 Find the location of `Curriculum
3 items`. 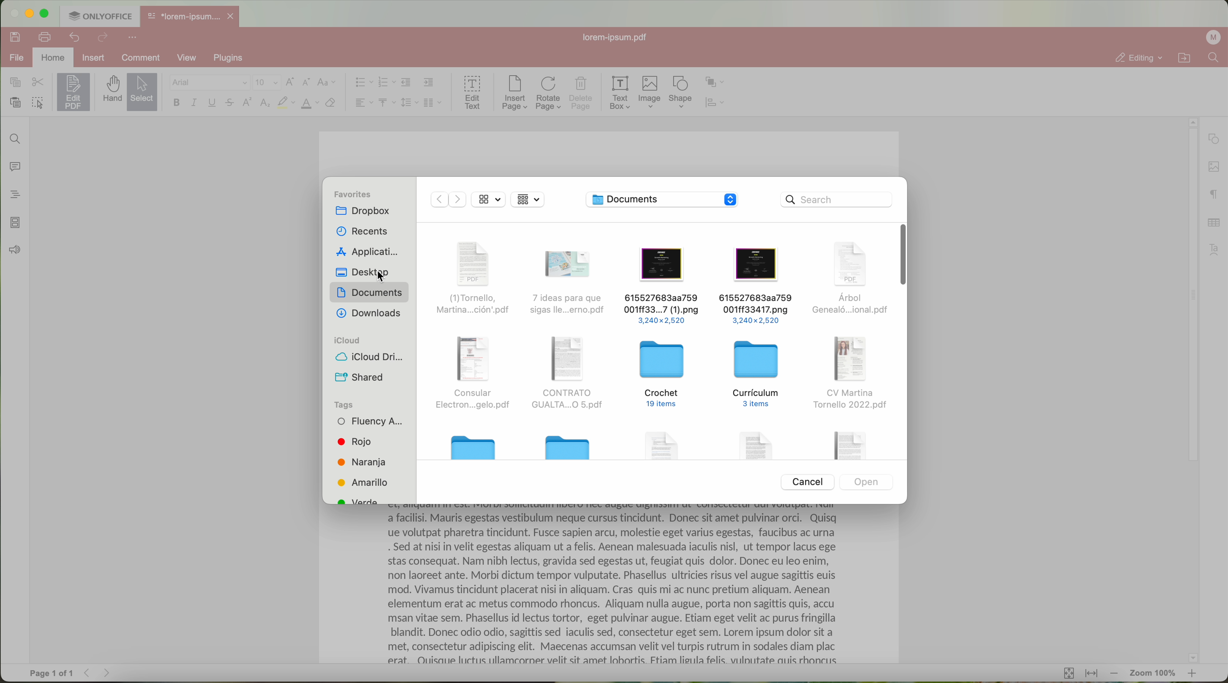

Curriculum
3 items is located at coordinates (758, 373).